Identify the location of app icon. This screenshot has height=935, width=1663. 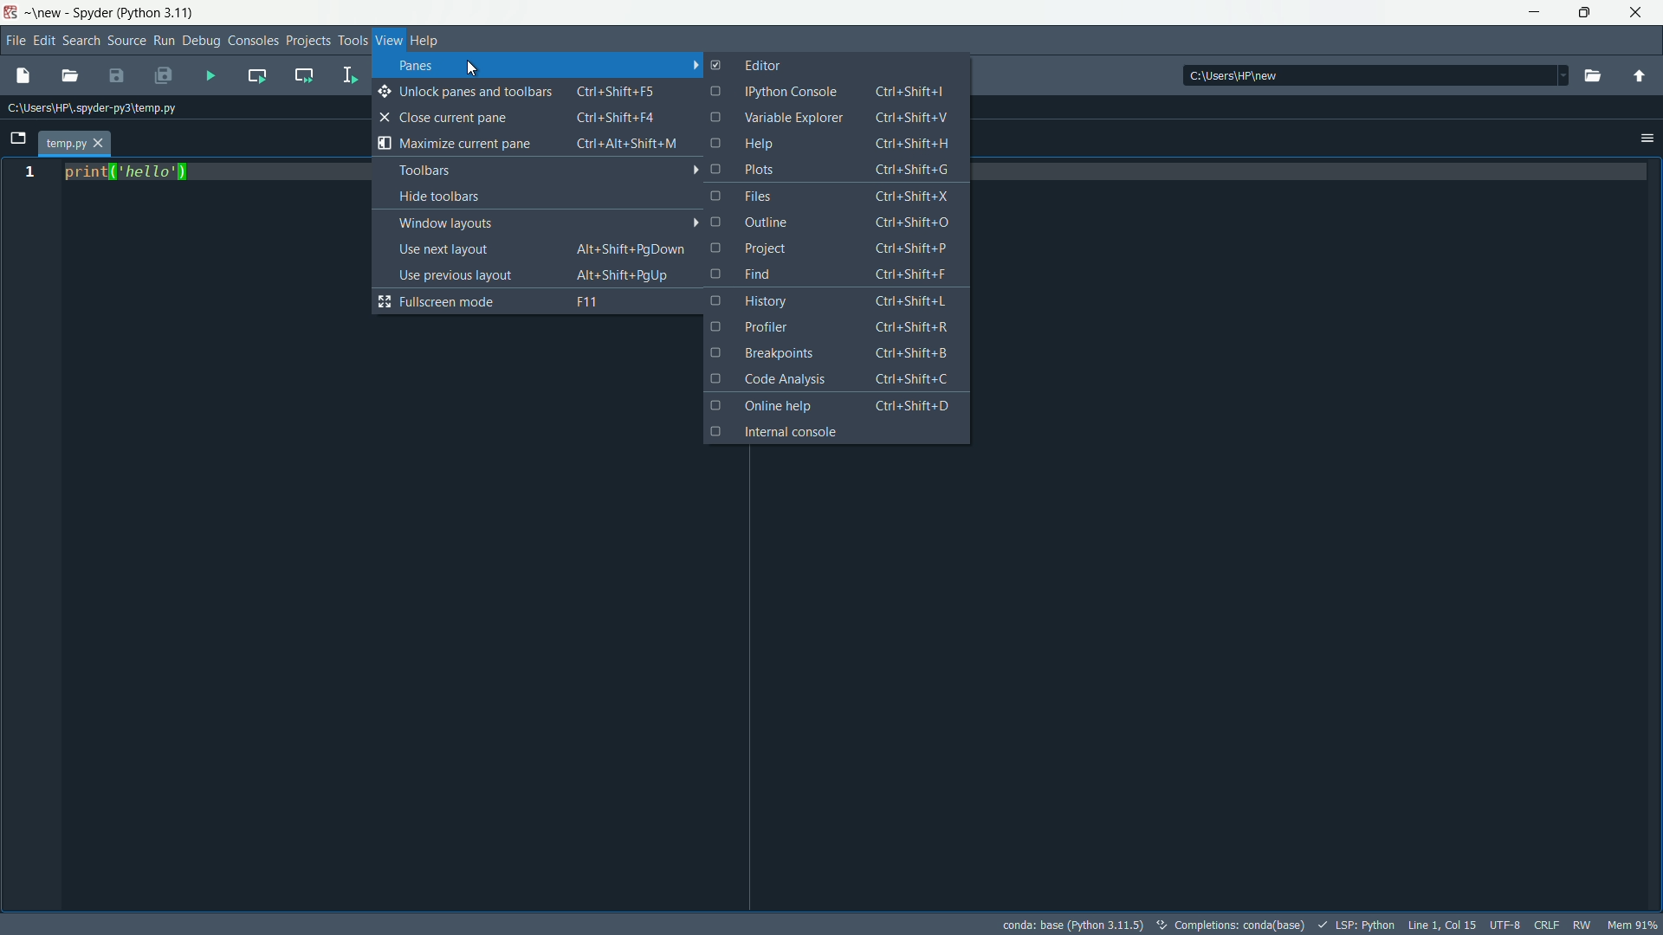
(10, 13).